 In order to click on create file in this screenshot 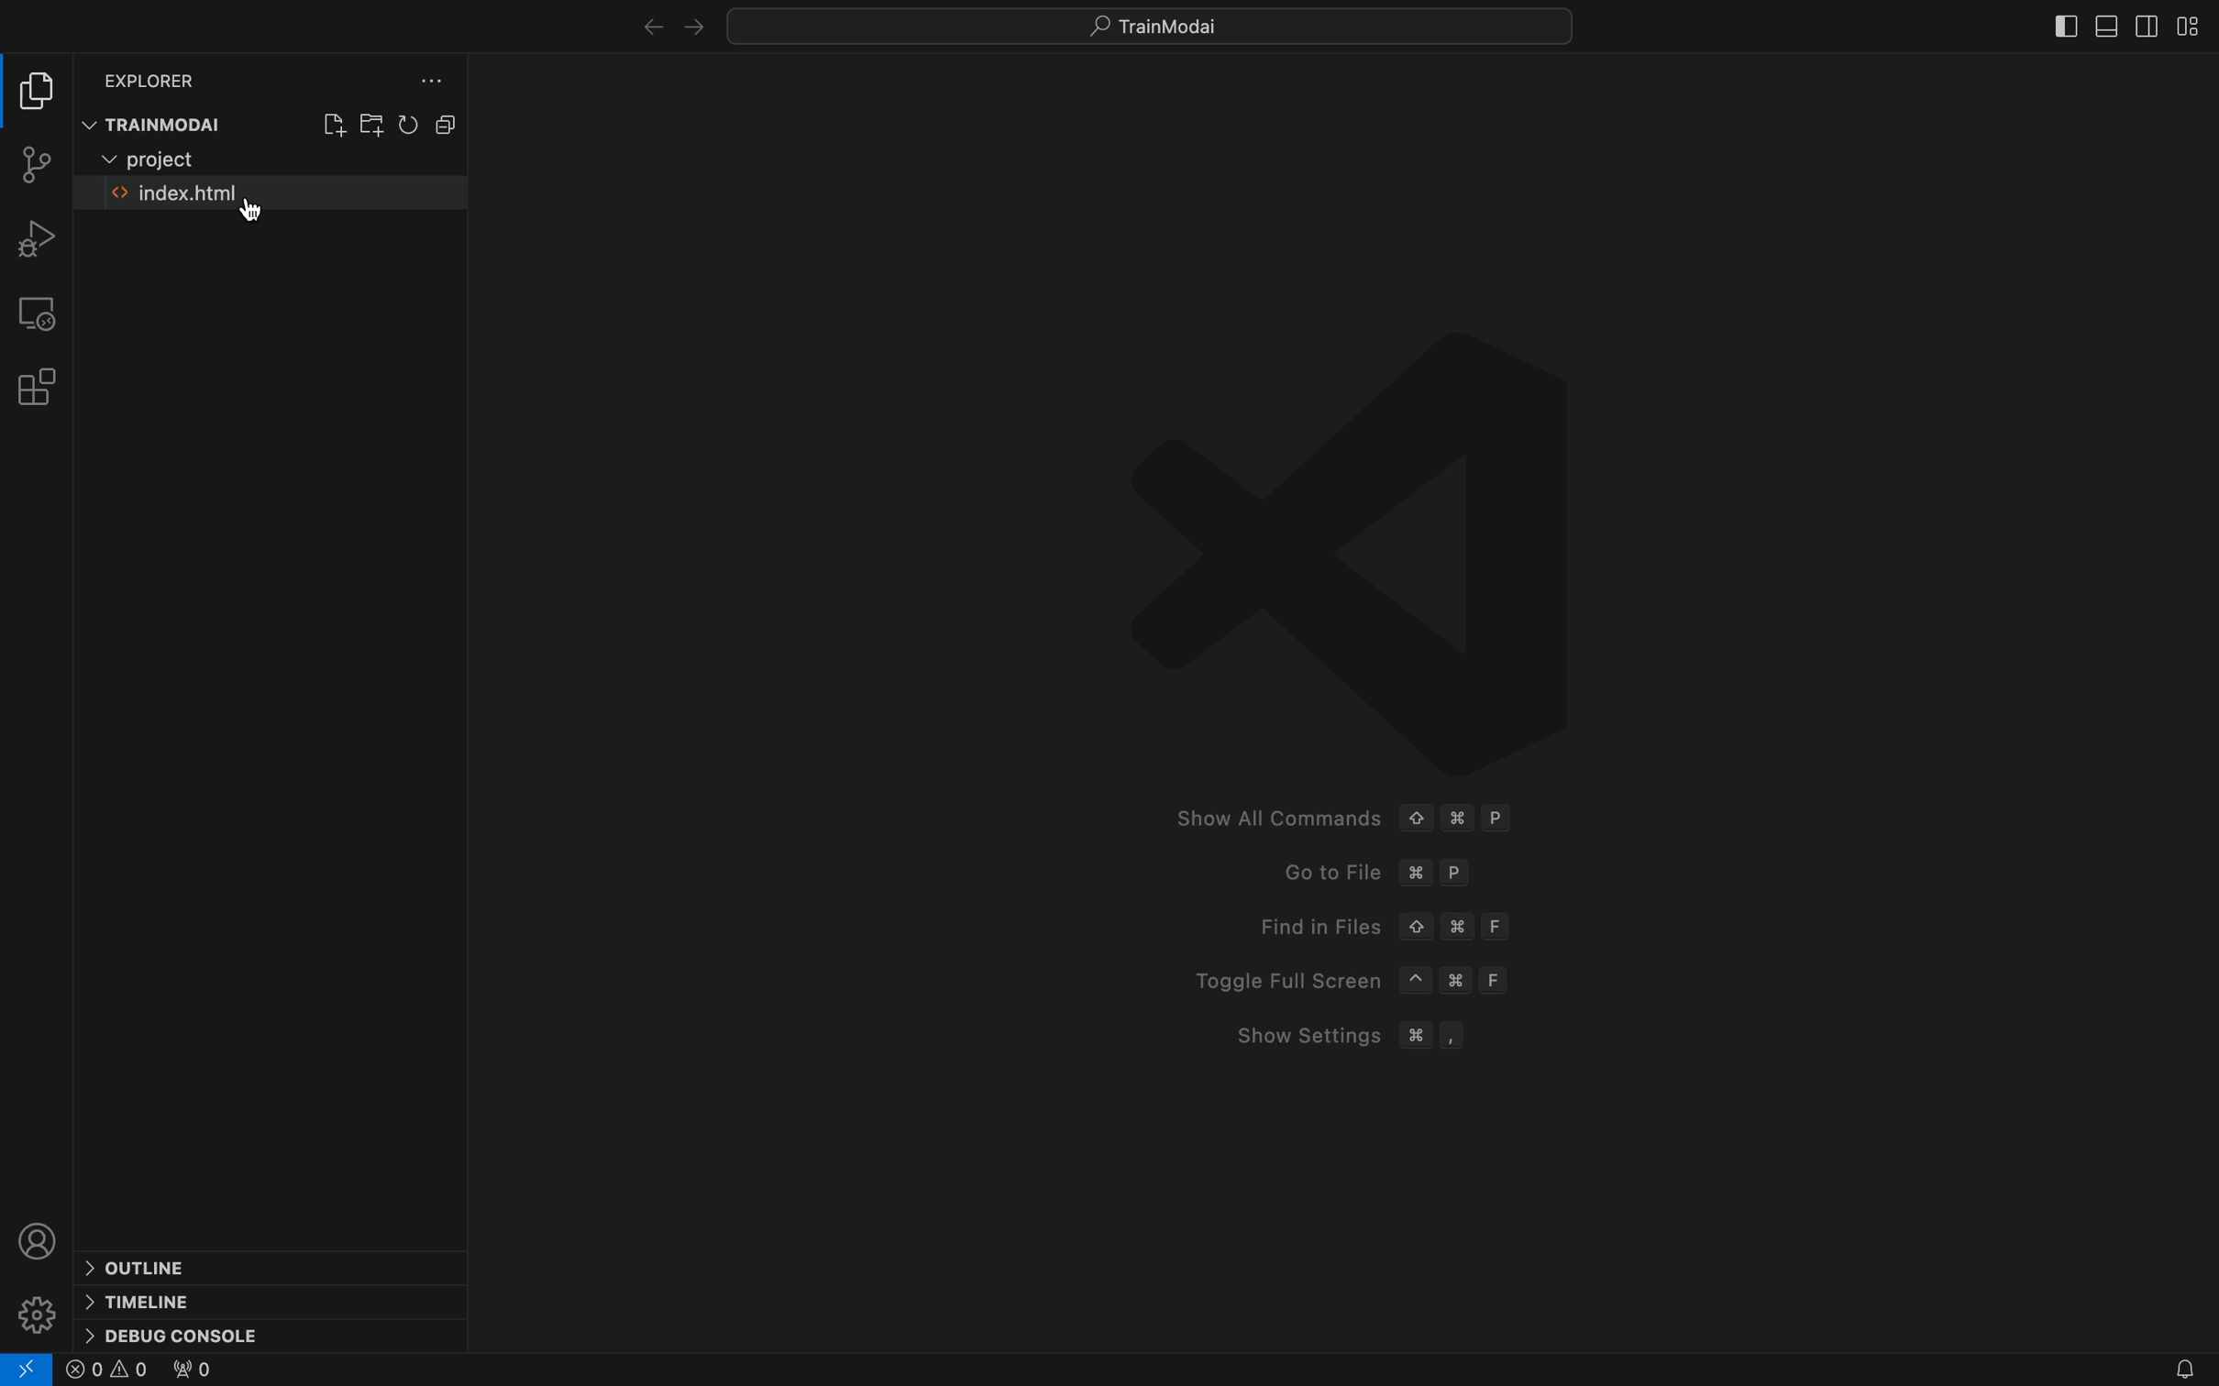, I will do `click(370, 126)`.